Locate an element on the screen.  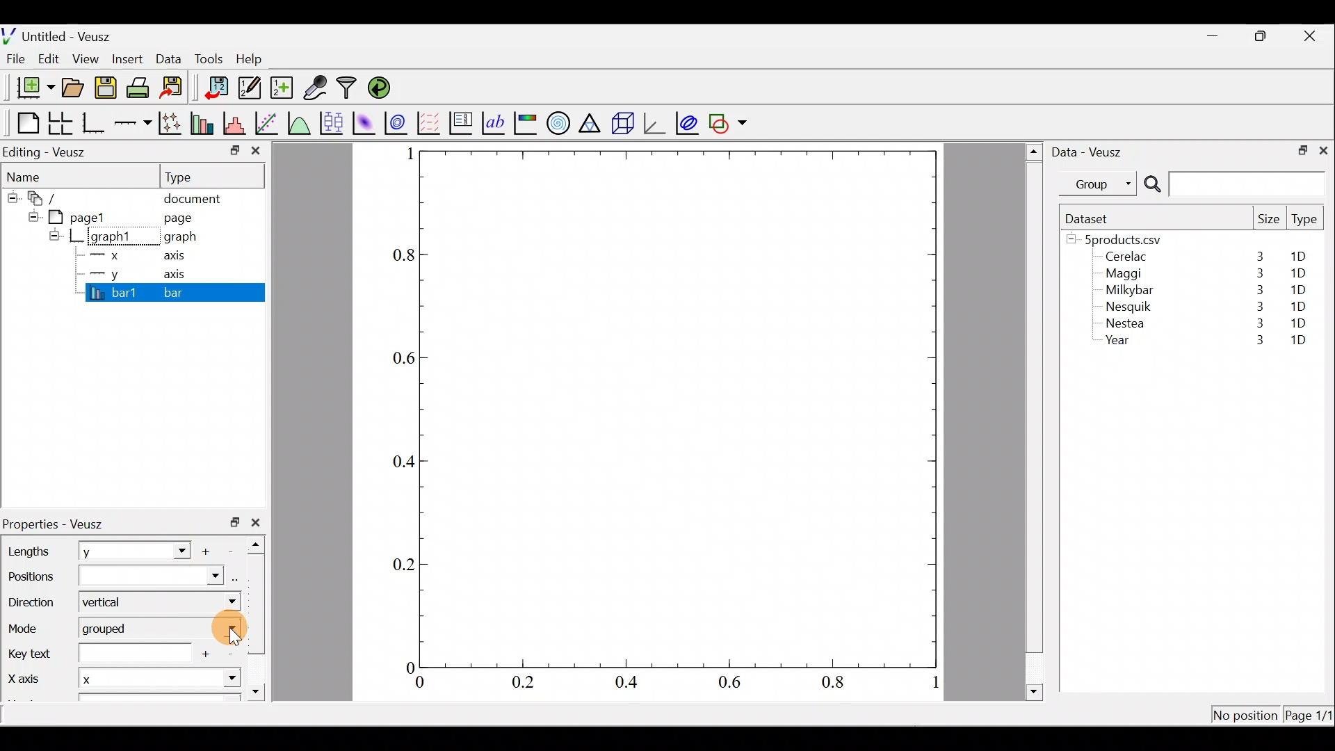
3d scene is located at coordinates (622, 123).